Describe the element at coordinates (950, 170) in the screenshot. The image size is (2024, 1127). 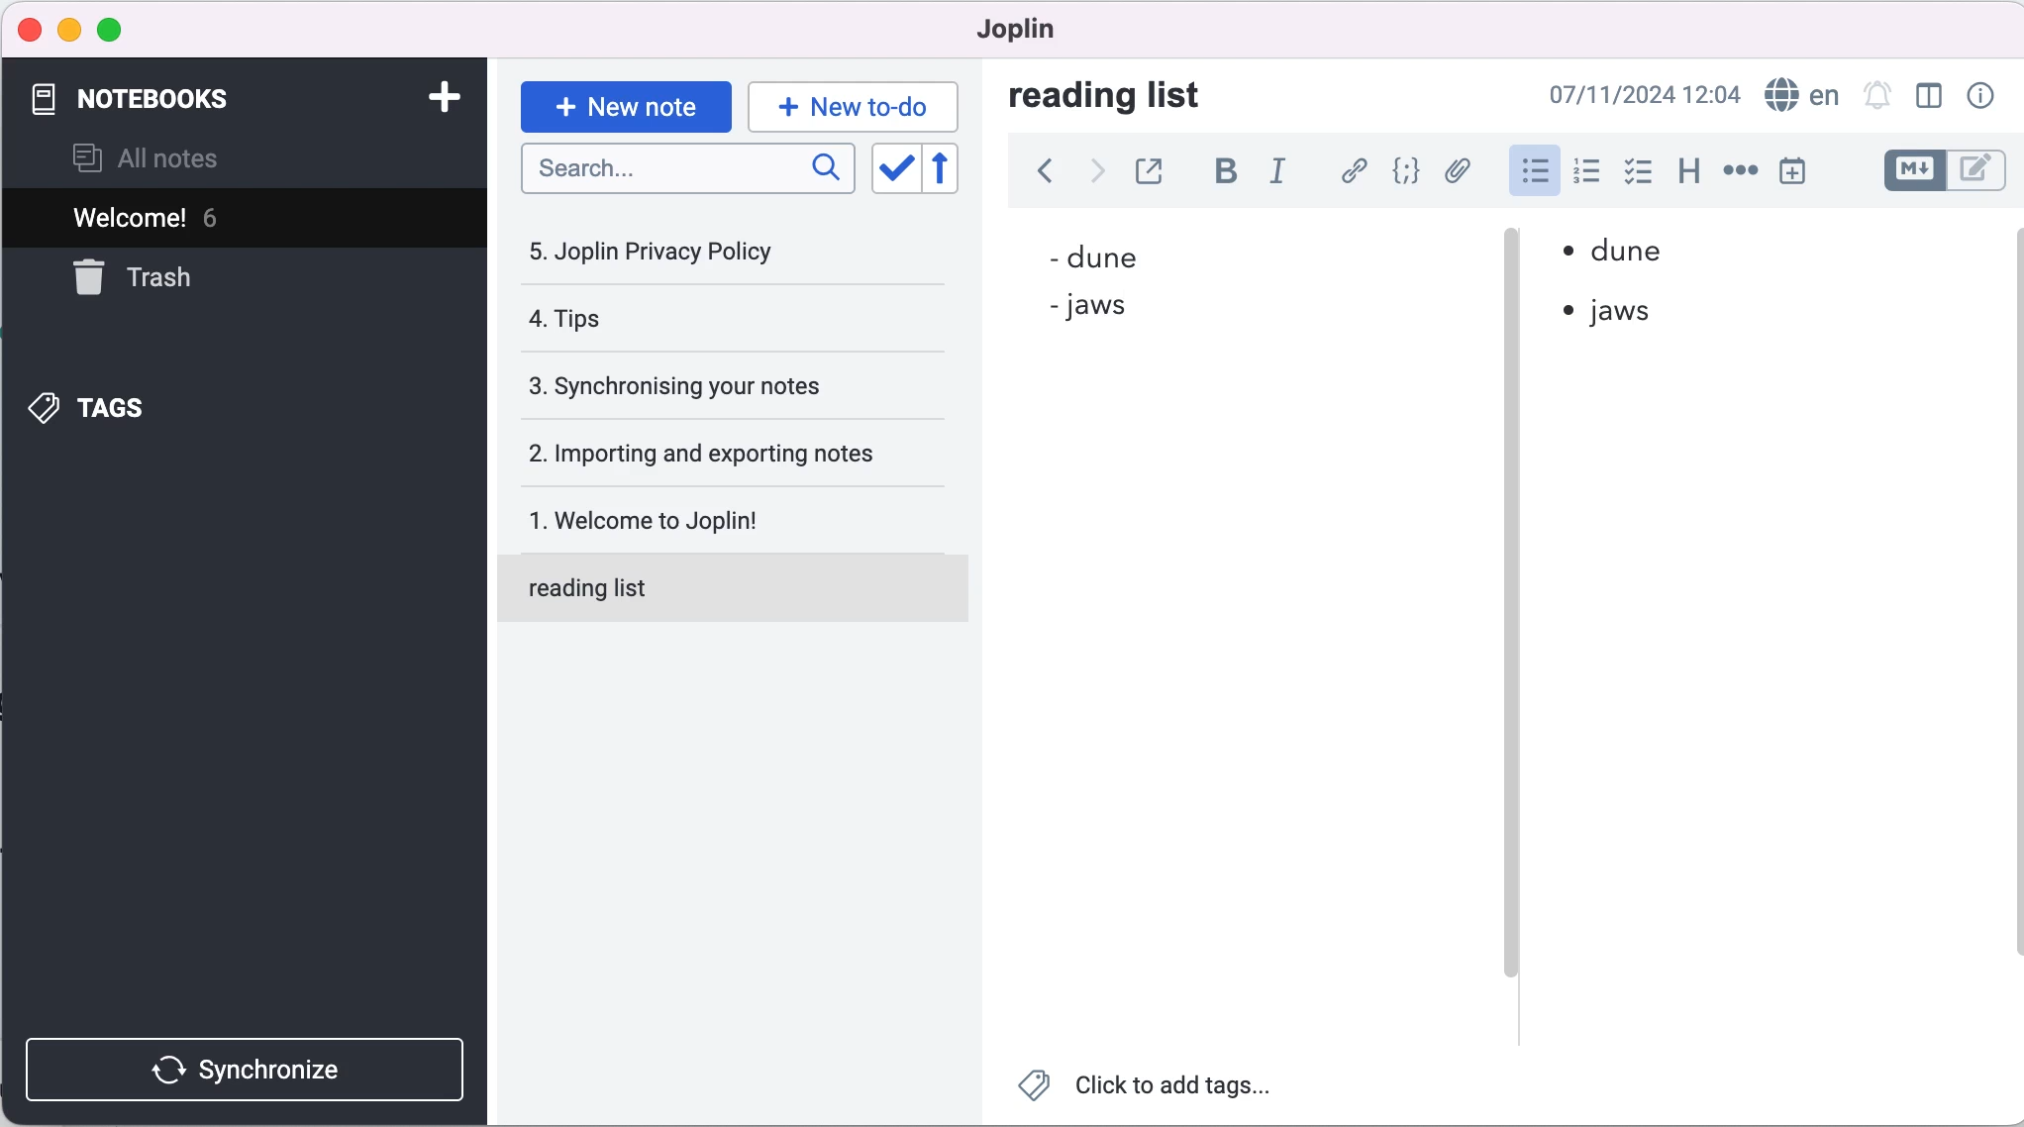
I see `revert sort order` at that location.